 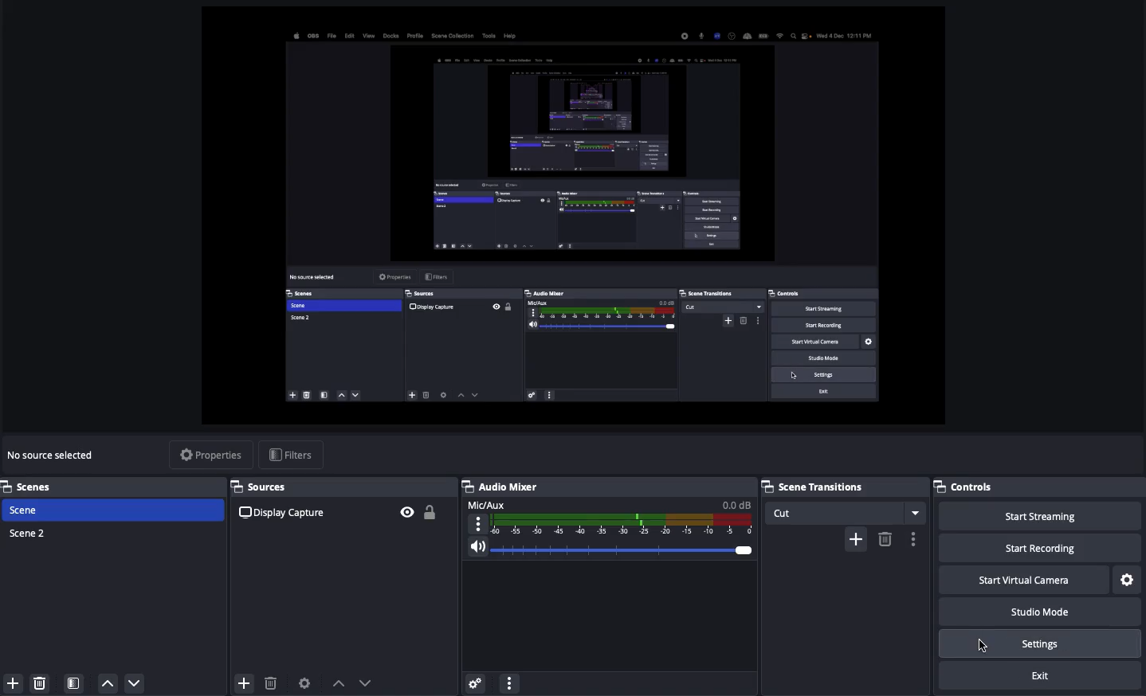 I want to click on Studio mode, so click(x=1039, y=614).